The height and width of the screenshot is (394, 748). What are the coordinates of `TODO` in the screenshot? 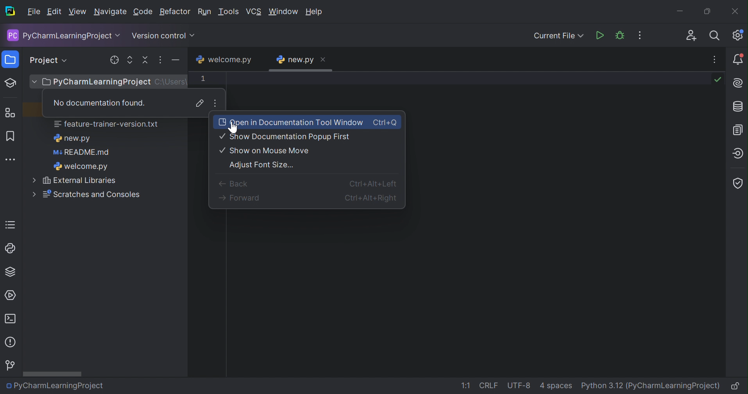 It's located at (9, 225).